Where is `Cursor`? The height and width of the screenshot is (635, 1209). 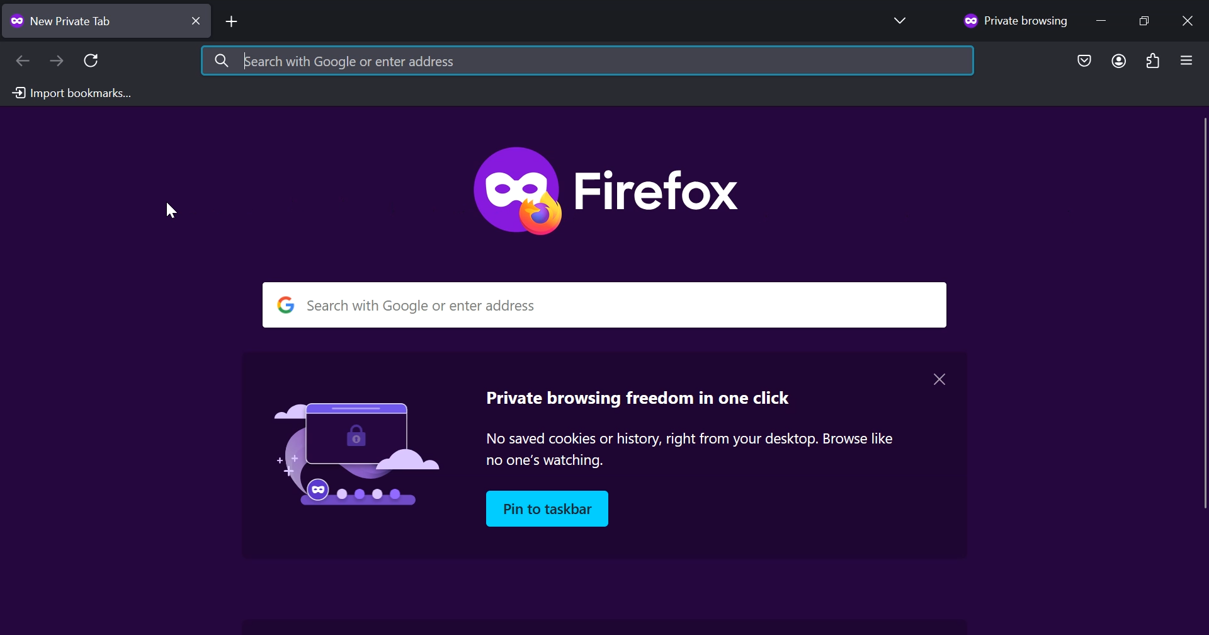 Cursor is located at coordinates (176, 211).